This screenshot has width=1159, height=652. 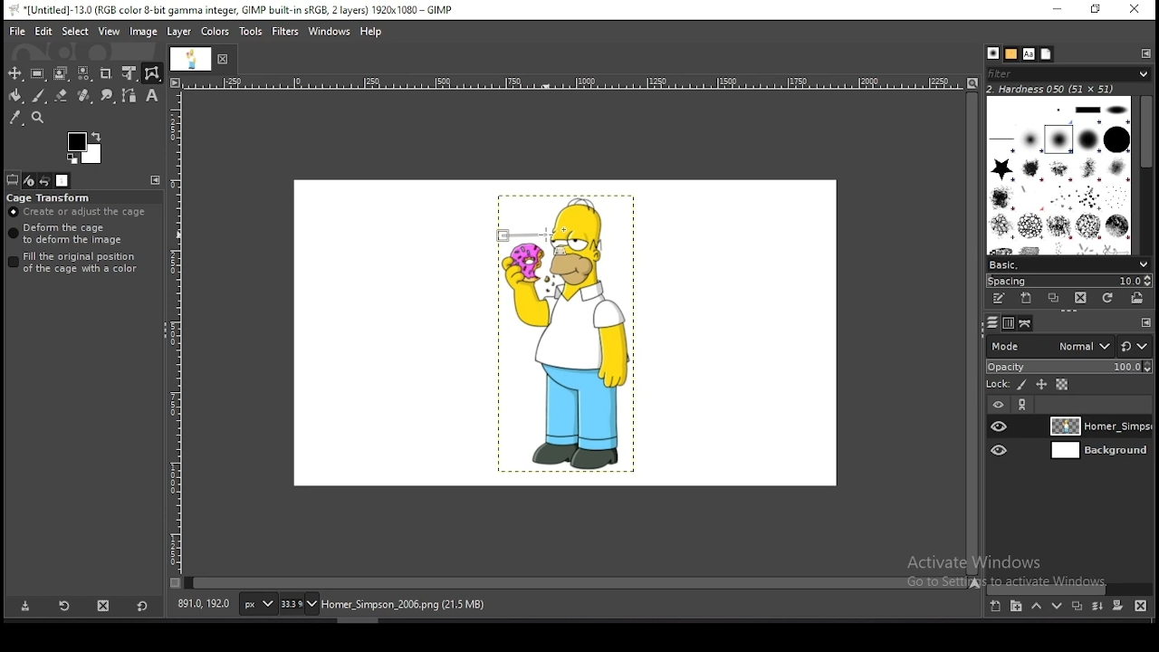 What do you see at coordinates (180, 33) in the screenshot?
I see `layer` at bounding box center [180, 33].